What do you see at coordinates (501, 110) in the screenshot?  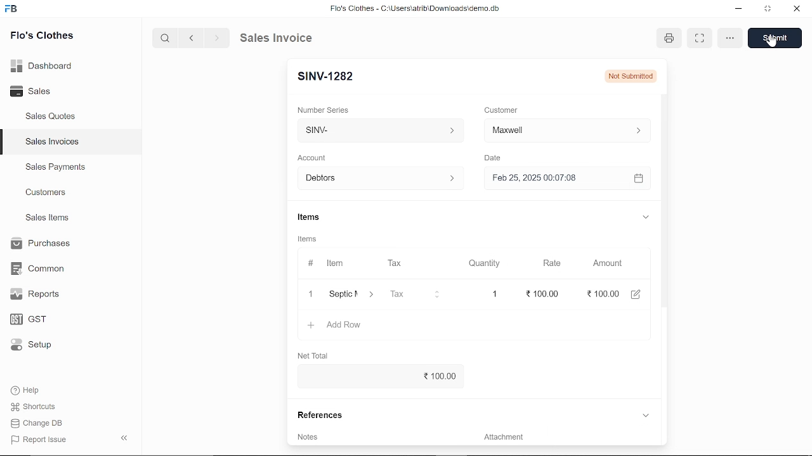 I see `Customer` at bounding box center [501, 110].